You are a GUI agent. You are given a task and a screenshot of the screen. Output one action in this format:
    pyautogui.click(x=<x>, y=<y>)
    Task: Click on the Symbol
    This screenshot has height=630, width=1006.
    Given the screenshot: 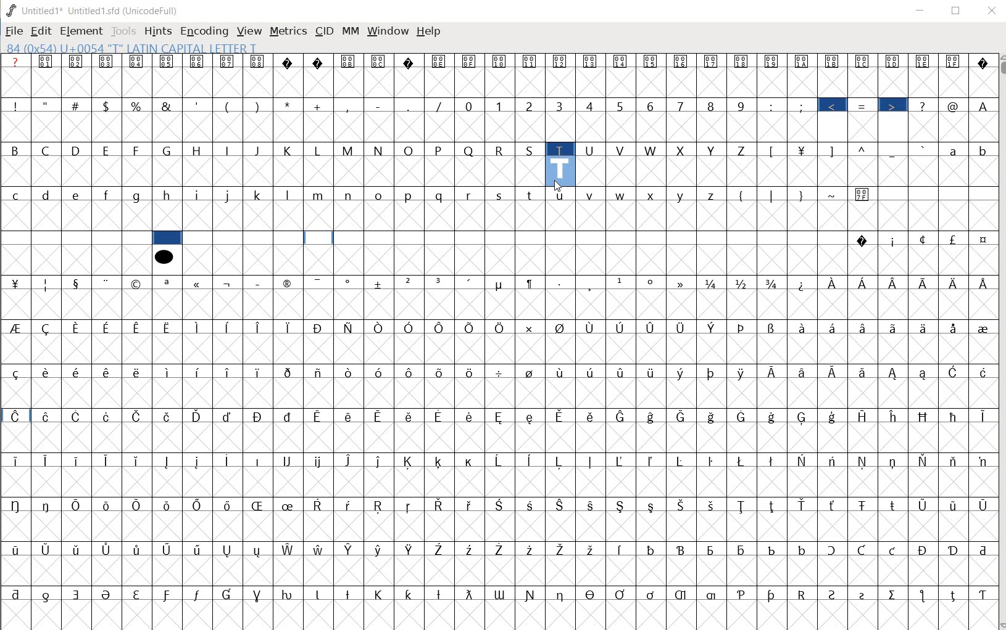 What is the action you would take?
    pyautogui.click(x=802, y=327)
    